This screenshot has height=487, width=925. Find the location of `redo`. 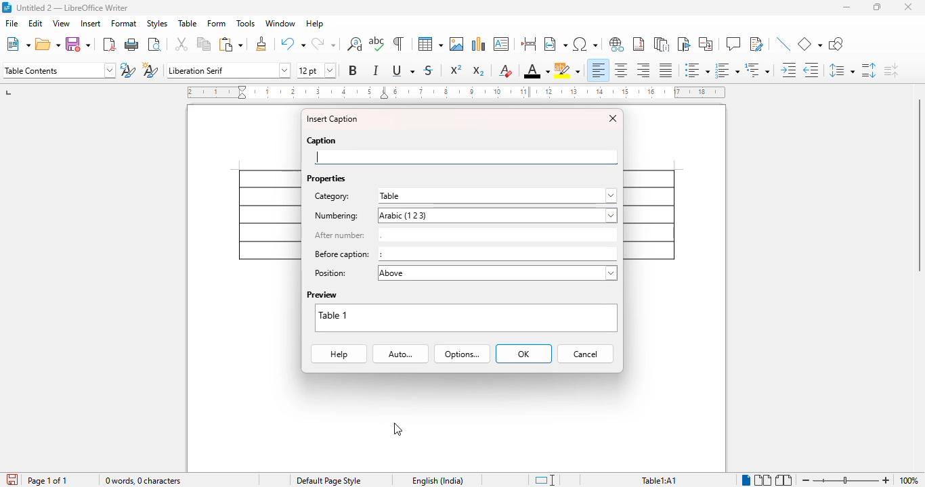

redo is located at coordinates (323, 43).